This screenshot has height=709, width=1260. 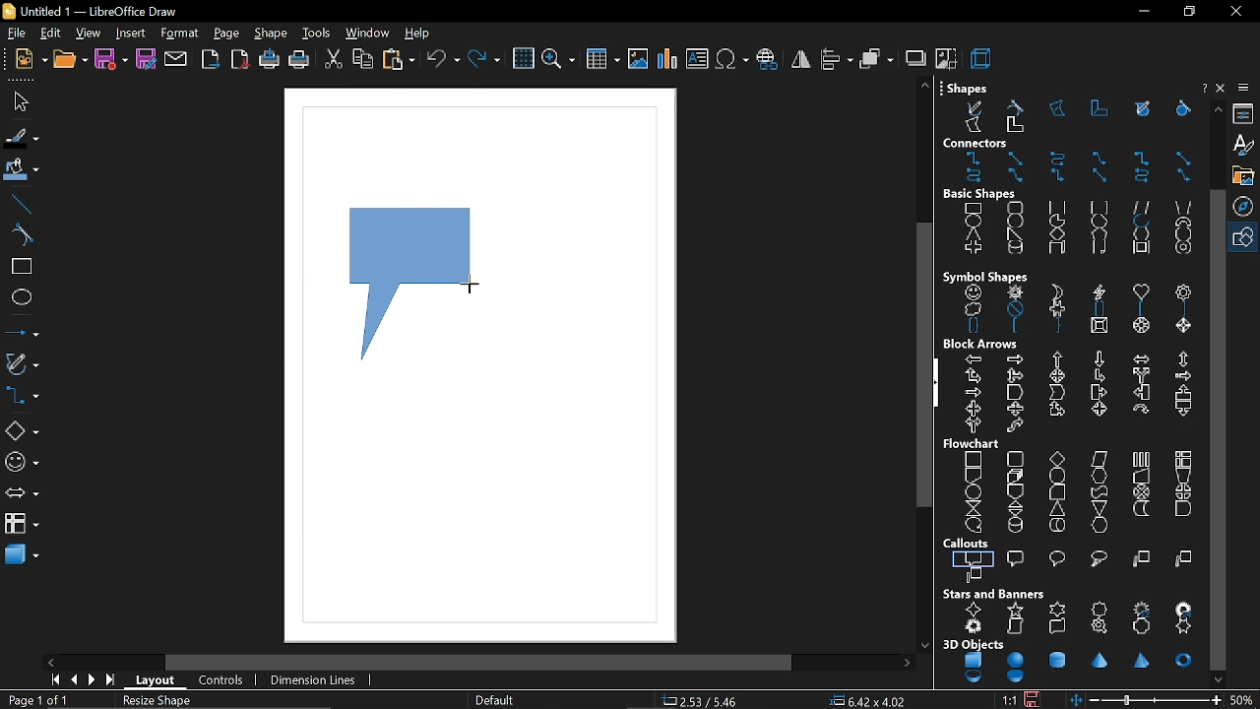 I want to click on go to last page, so click(x=108, y=682).